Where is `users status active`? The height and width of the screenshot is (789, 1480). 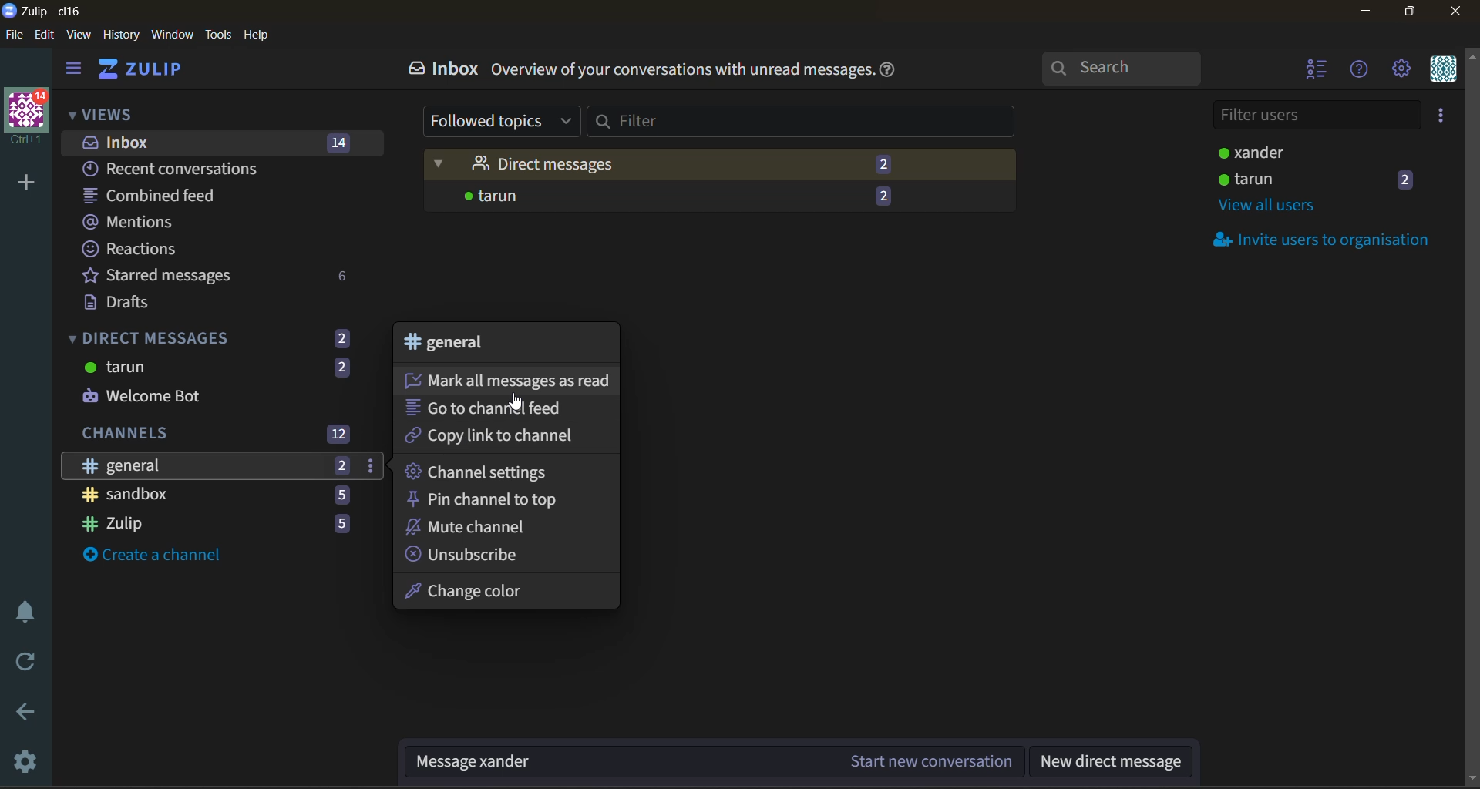 users status active is located at coordinates (1317, 151).